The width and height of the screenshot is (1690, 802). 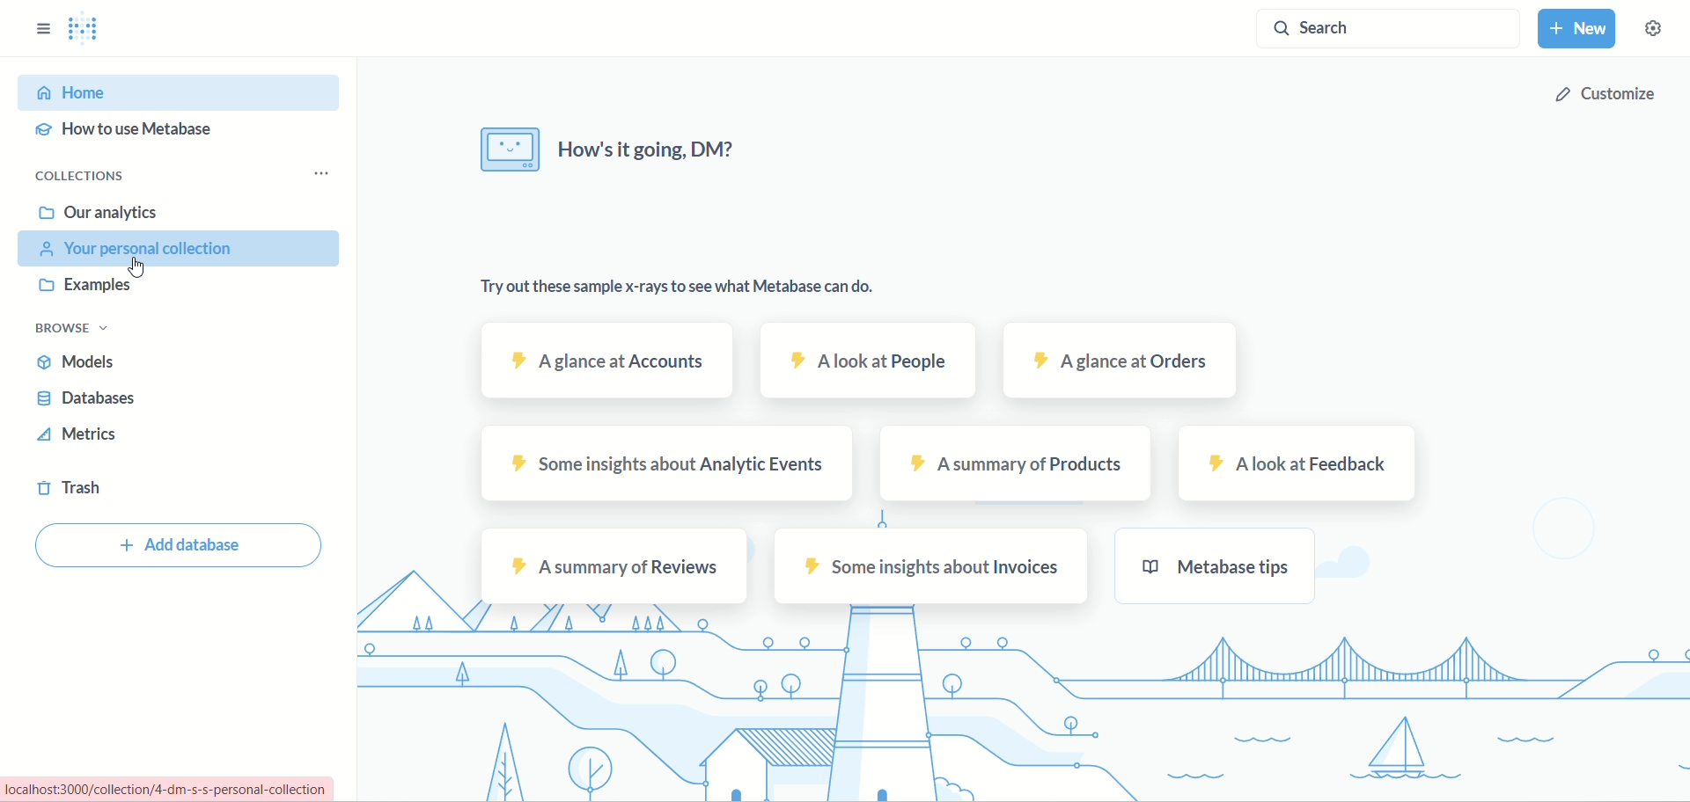 I want to click on METABASE LOGO , so click(x=91, y=29).